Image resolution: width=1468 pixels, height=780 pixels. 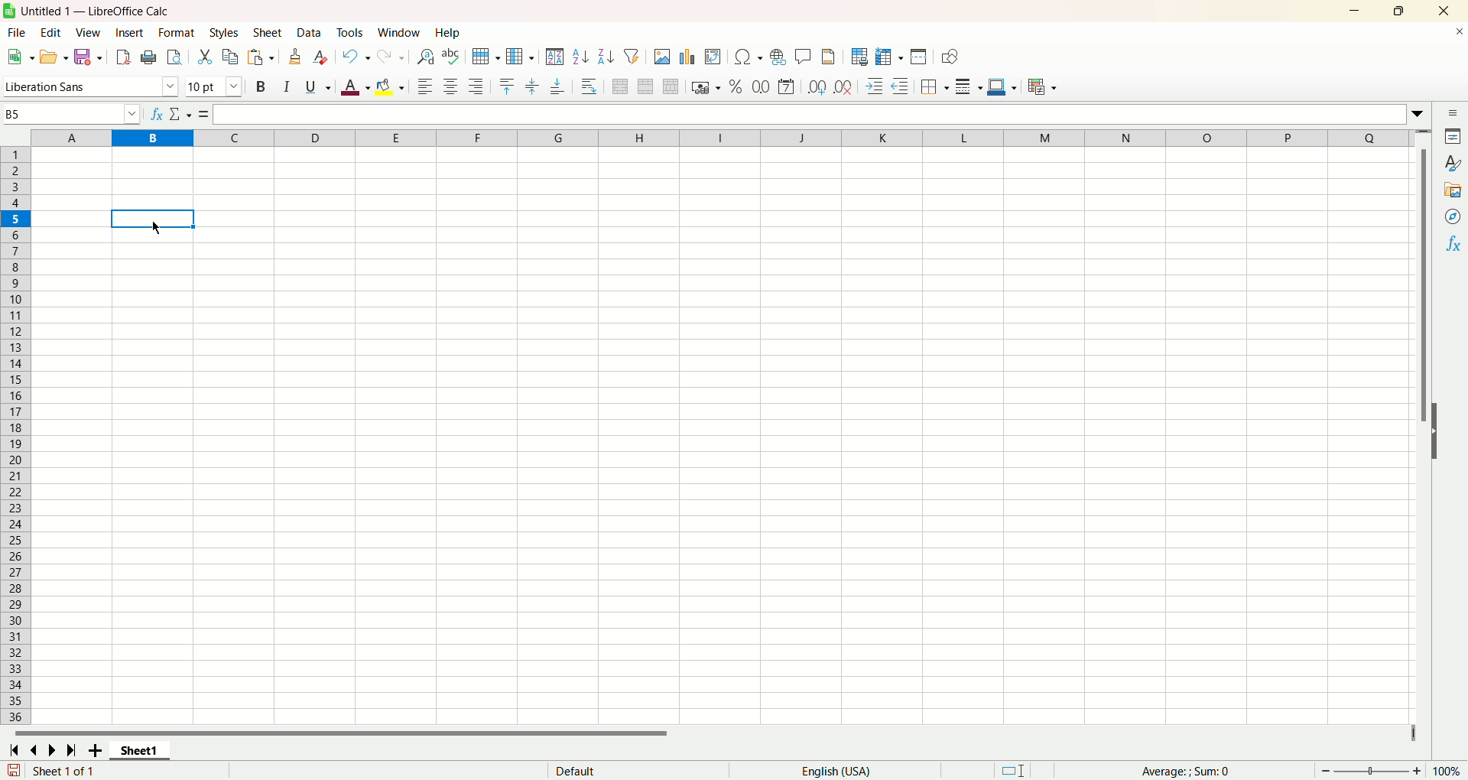 I want to click on scroll to last page, so click(x=72, y=750).